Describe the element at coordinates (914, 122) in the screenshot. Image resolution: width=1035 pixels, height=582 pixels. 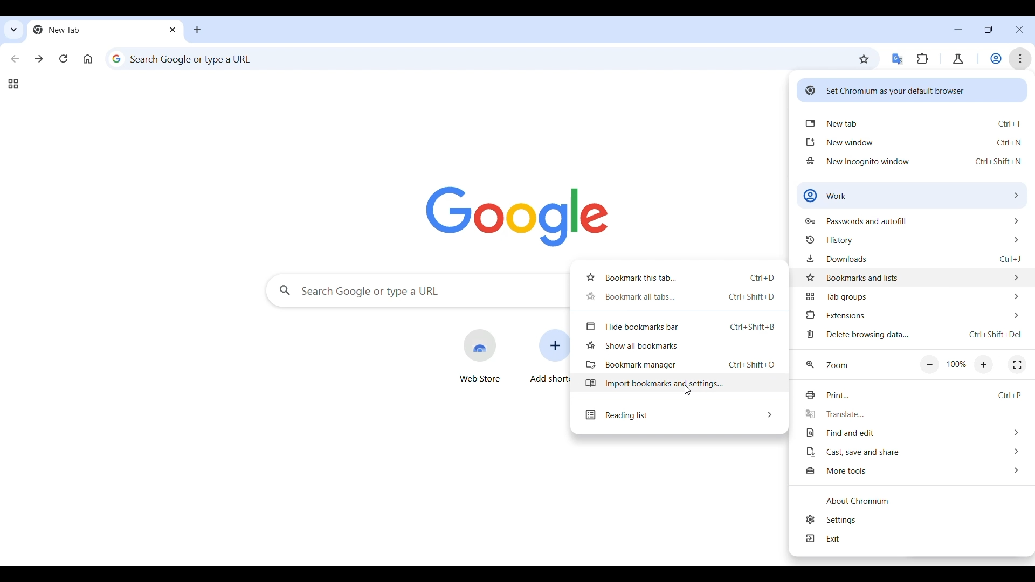
I see `New tab` at that location.